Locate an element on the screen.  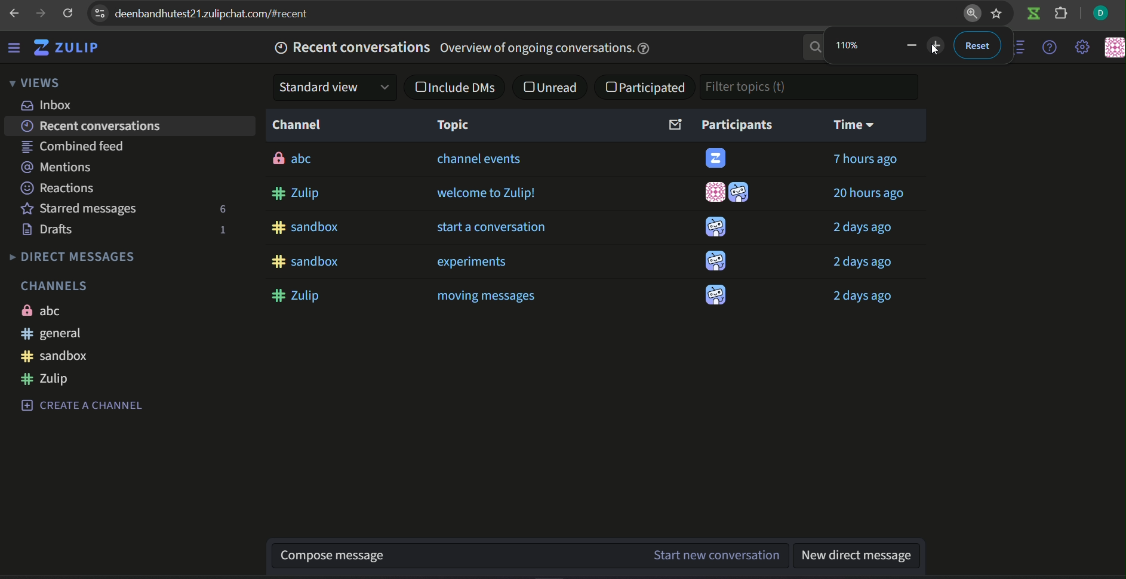
#general is located at coordinates (54, 333).